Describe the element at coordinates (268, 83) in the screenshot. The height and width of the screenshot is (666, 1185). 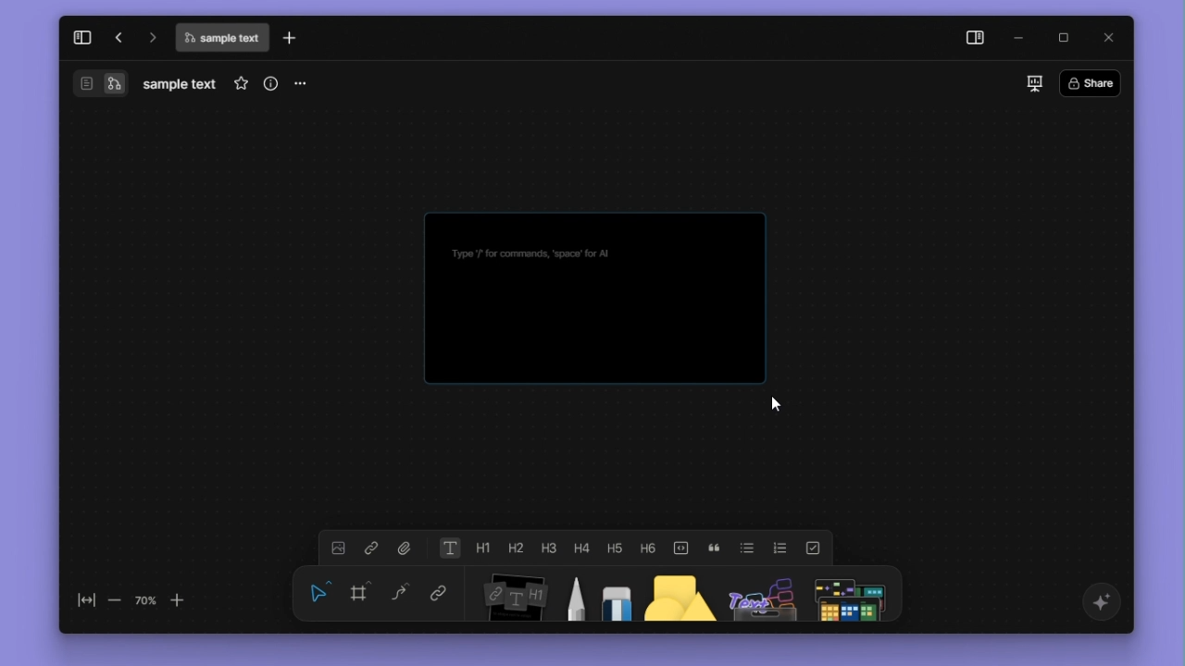
I see `more info` at that location.